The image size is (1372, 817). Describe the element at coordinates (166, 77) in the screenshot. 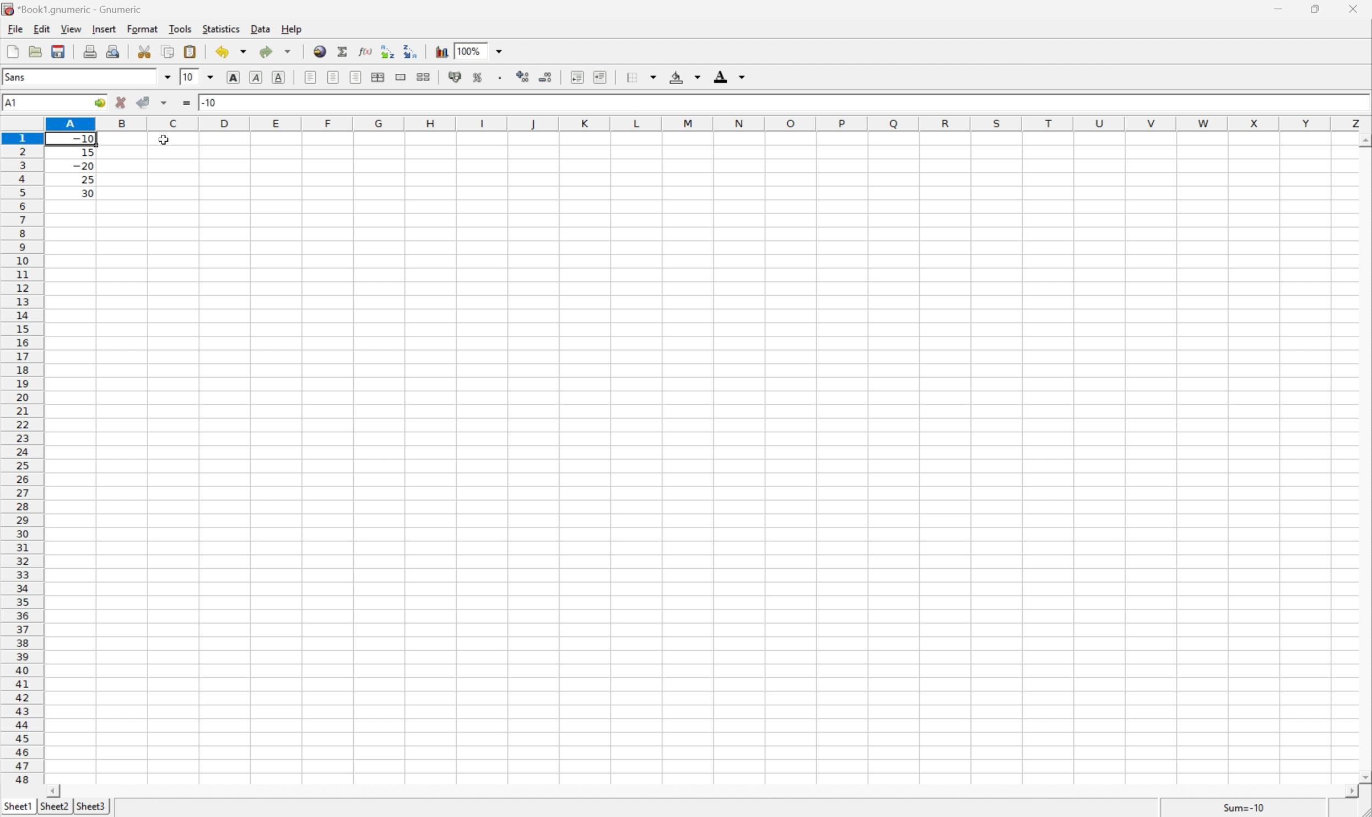

I see `Drop Down` at that location.